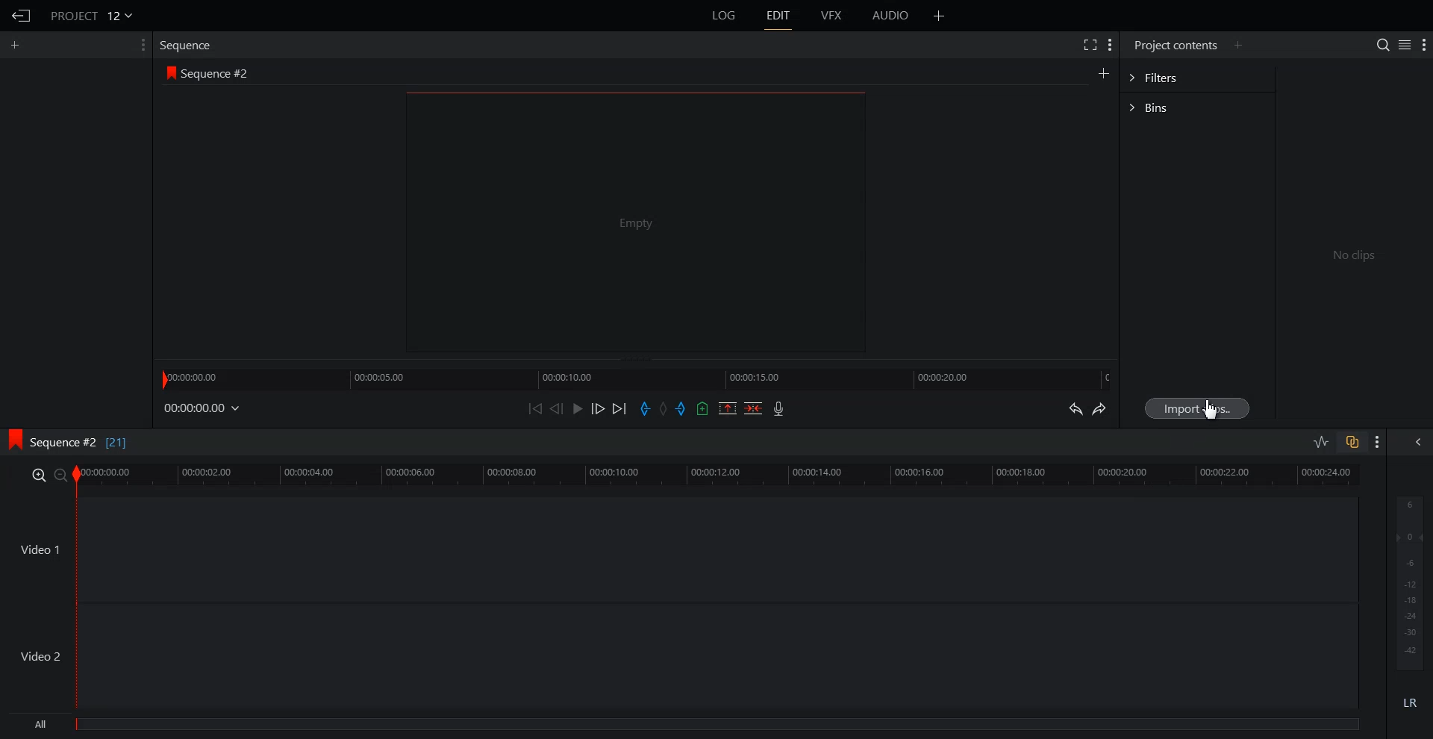  What do you see at coordinates (780, 410) in the screenshot?
I see `Record Video` at bounding box center [780, 410].